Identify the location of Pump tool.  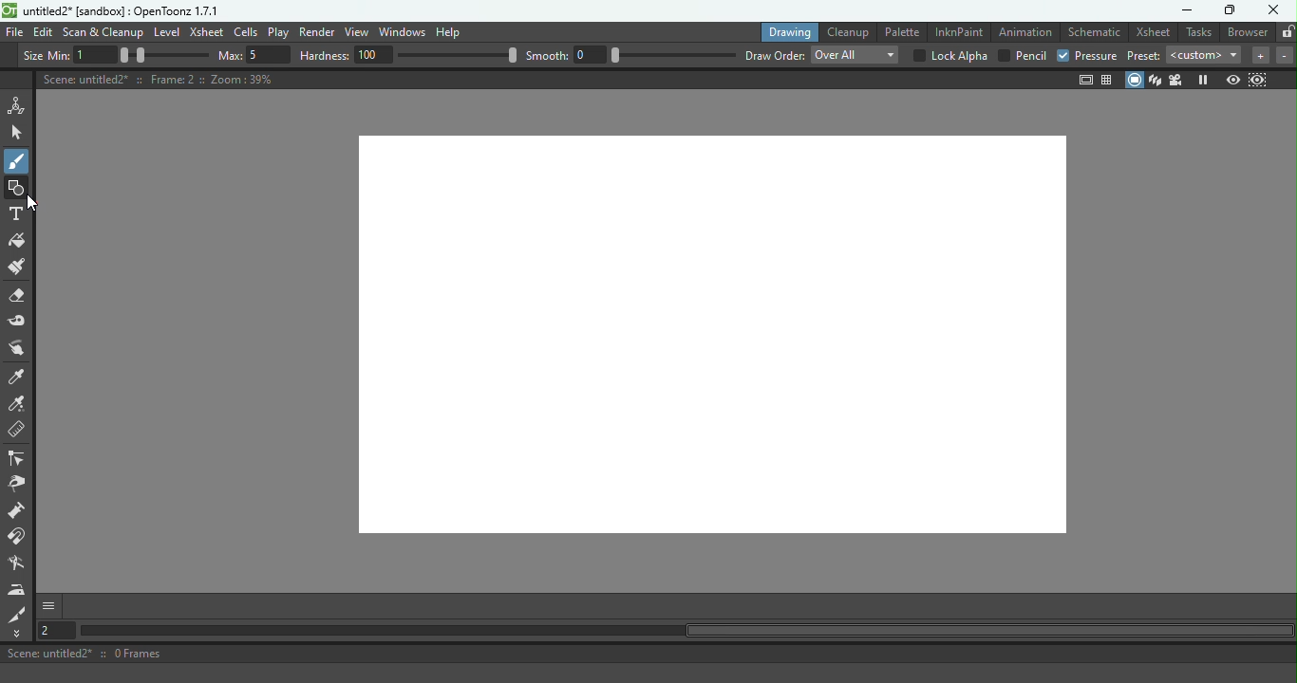
(18, 512).